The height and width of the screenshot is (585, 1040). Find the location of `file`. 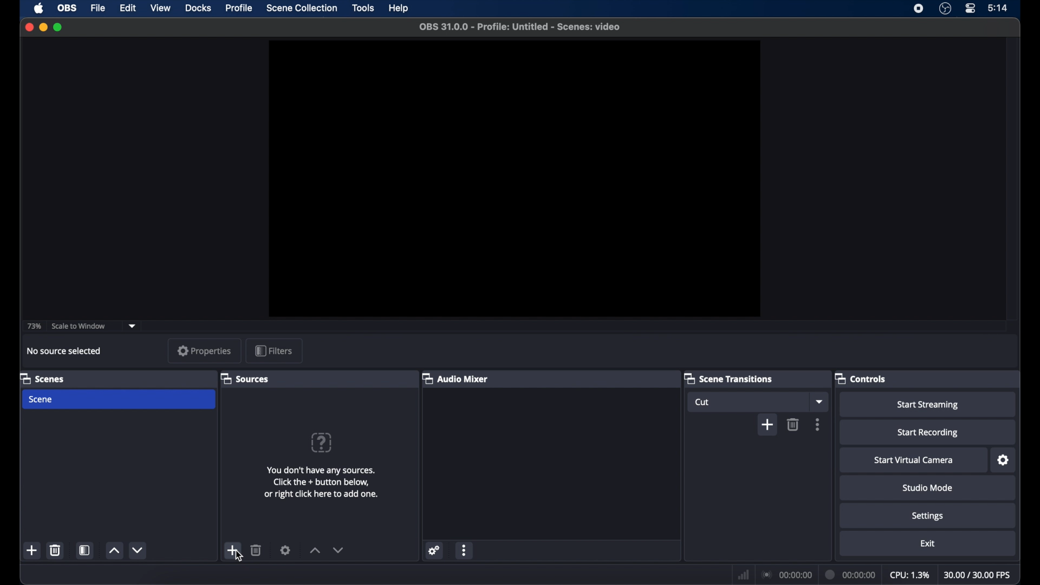

file is located at coordinates (97, 8).